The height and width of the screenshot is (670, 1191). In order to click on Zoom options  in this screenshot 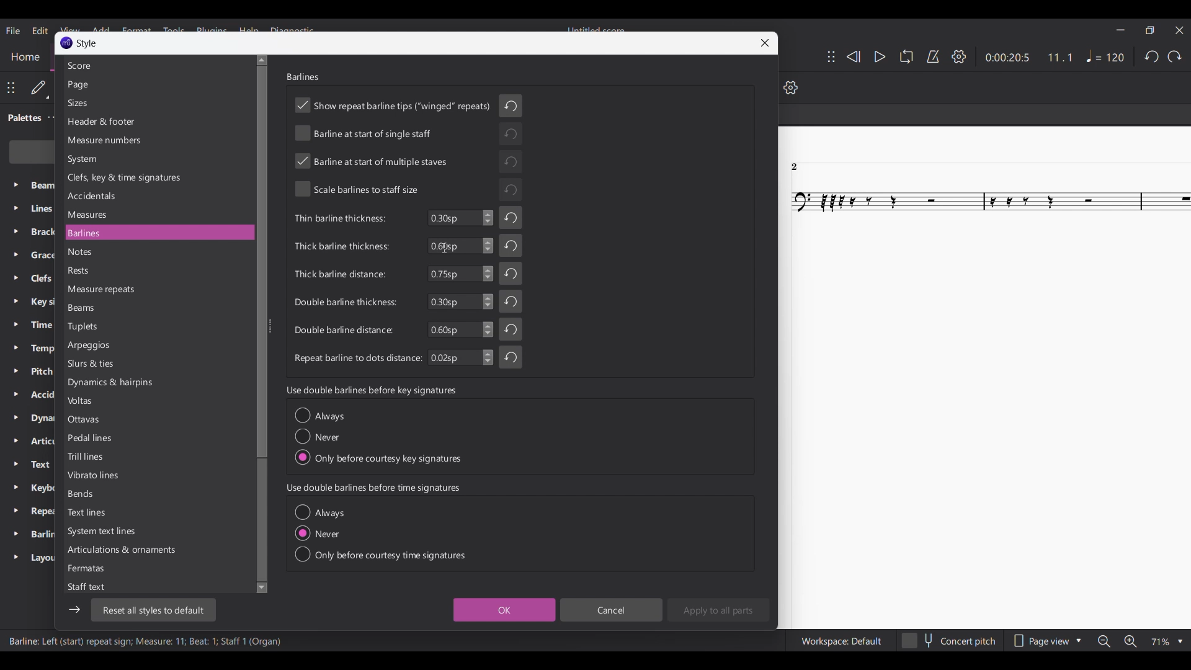, I will do `click(1167, 642)`.